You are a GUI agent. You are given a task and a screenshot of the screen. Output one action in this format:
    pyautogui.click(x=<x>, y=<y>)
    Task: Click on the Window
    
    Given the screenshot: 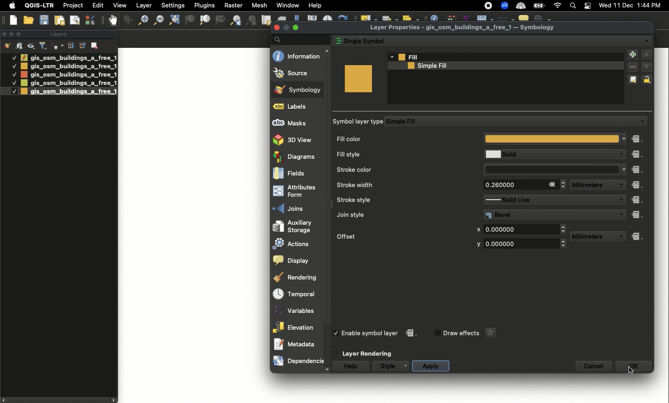 What is the action you would take?
    pyautogui.click(x=288, y=5)
    